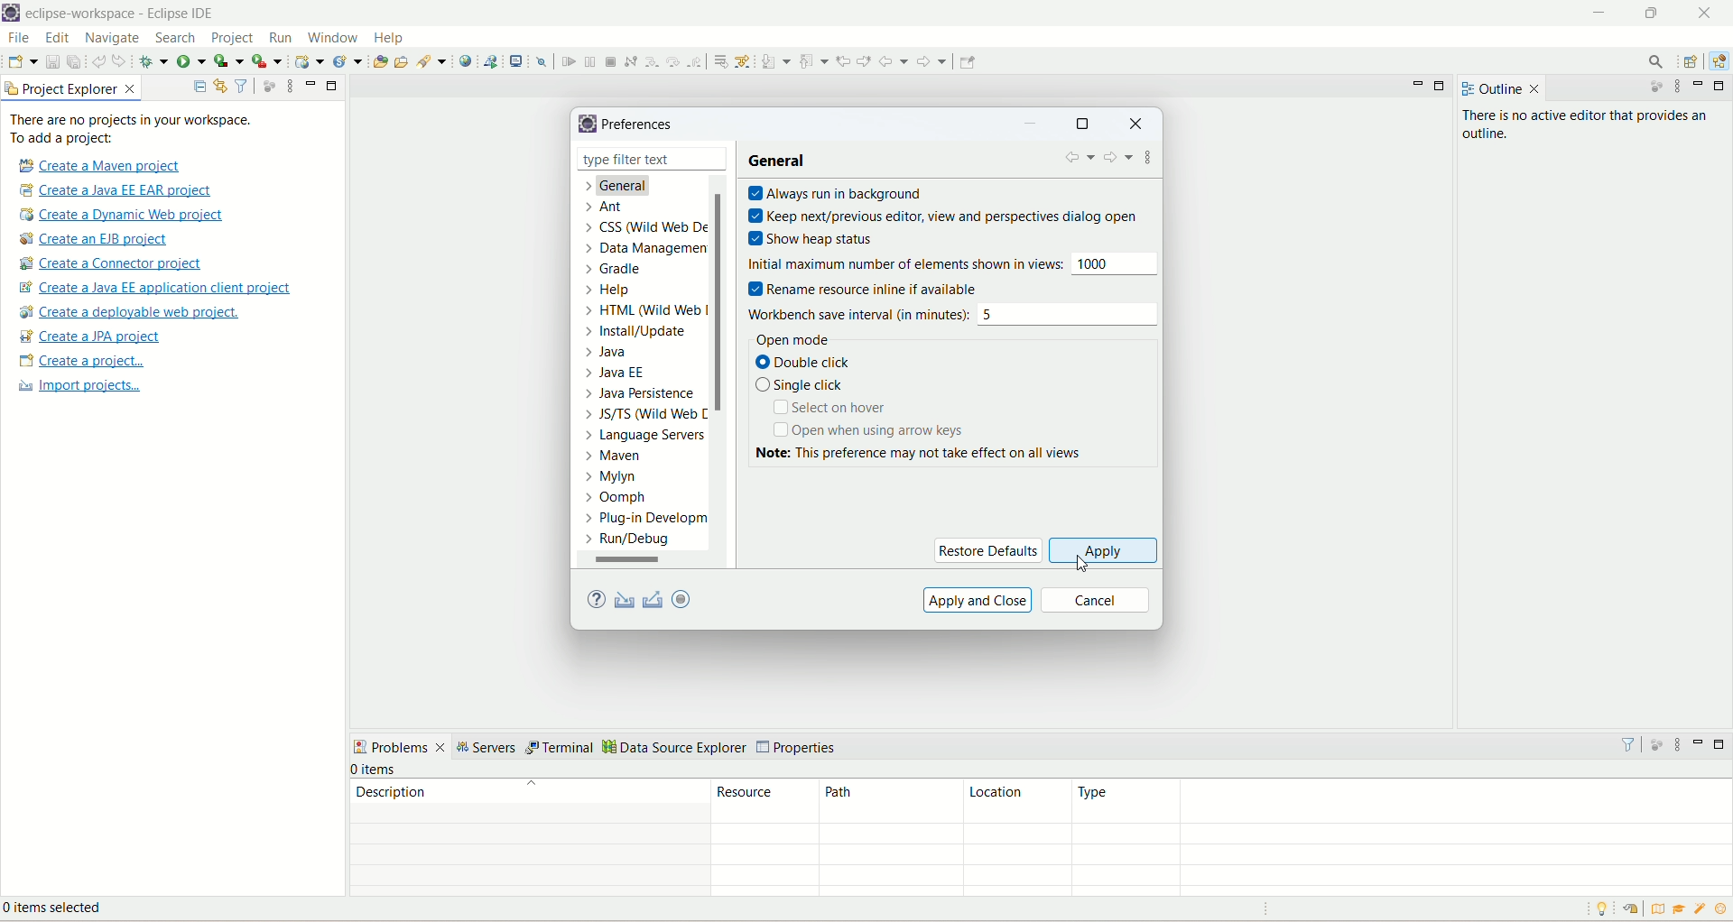 This screenshot has height=922, width=1733. I want to click on focus on active task, so click(269, 85).